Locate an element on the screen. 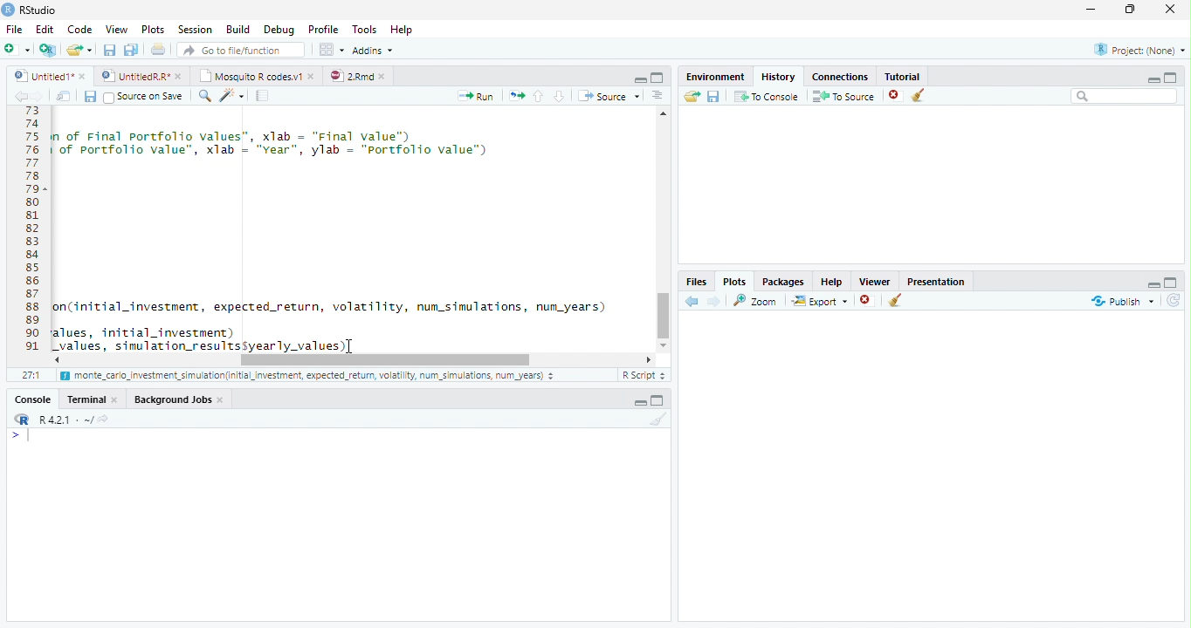 This screenshot has width=1191, height=628. File is located at coordinates (13, 29).